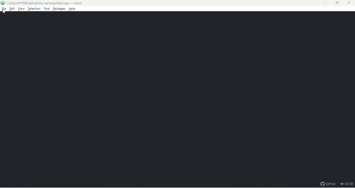 The width and height of the screenshot is (355, 188). What do you see at coordinates (22, 9) in the screenshot?
I see `view` at bounding box center [22, 9].